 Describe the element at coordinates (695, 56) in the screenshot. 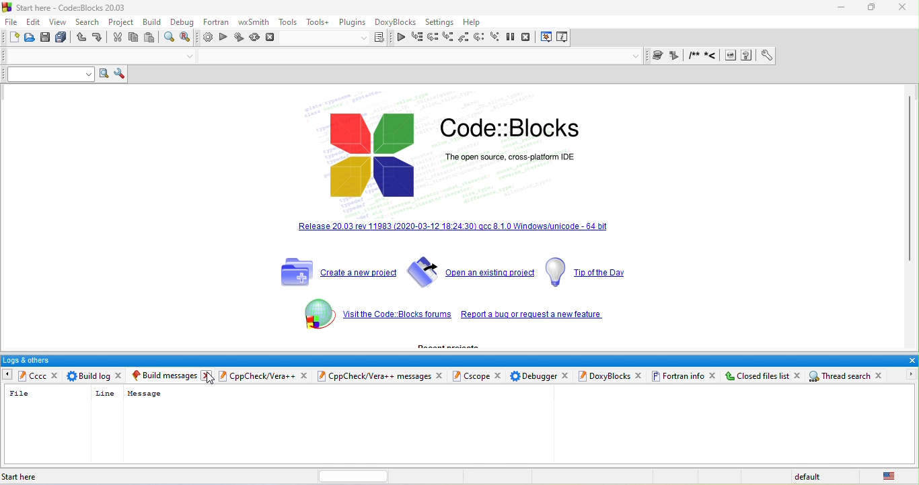

I see `block comment` at that location.